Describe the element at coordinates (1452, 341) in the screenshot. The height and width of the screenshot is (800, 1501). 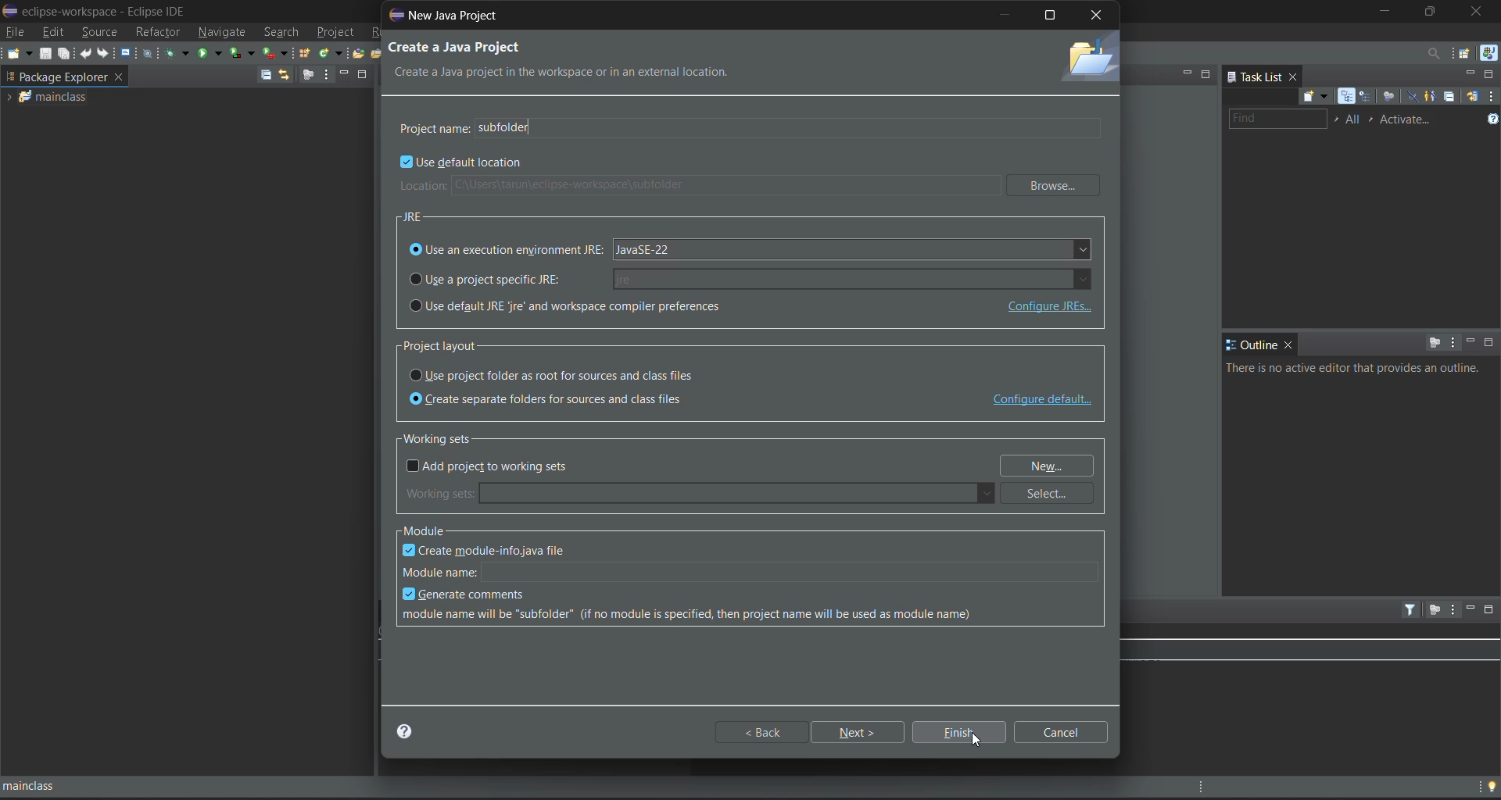
I see `view menu` at that location.